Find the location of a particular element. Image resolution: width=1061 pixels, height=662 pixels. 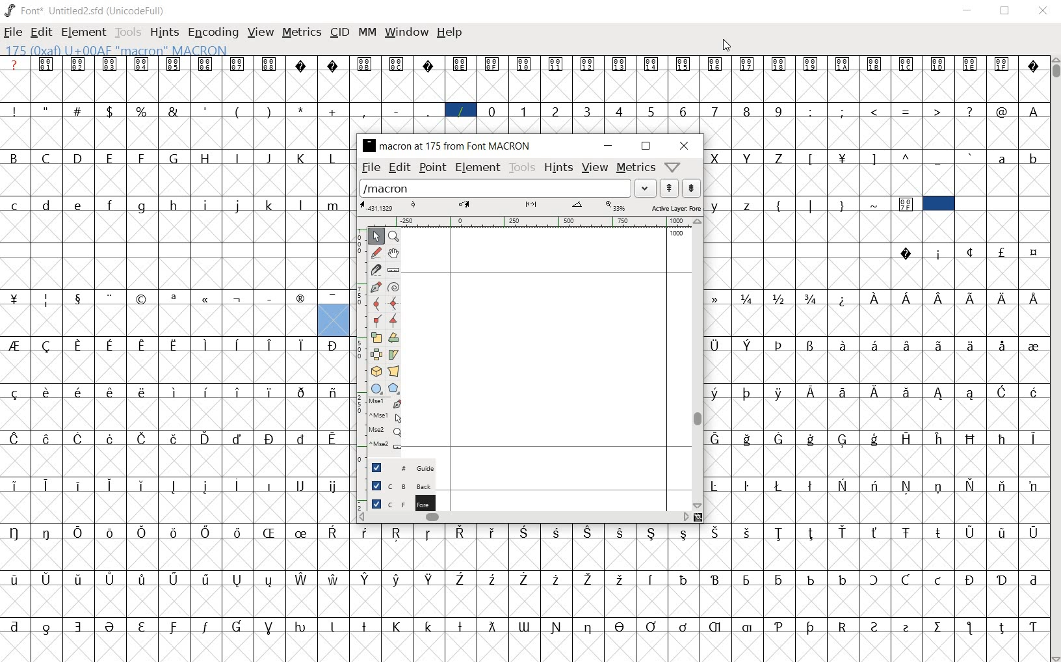

Symbol is located at coordinates (432, 579).